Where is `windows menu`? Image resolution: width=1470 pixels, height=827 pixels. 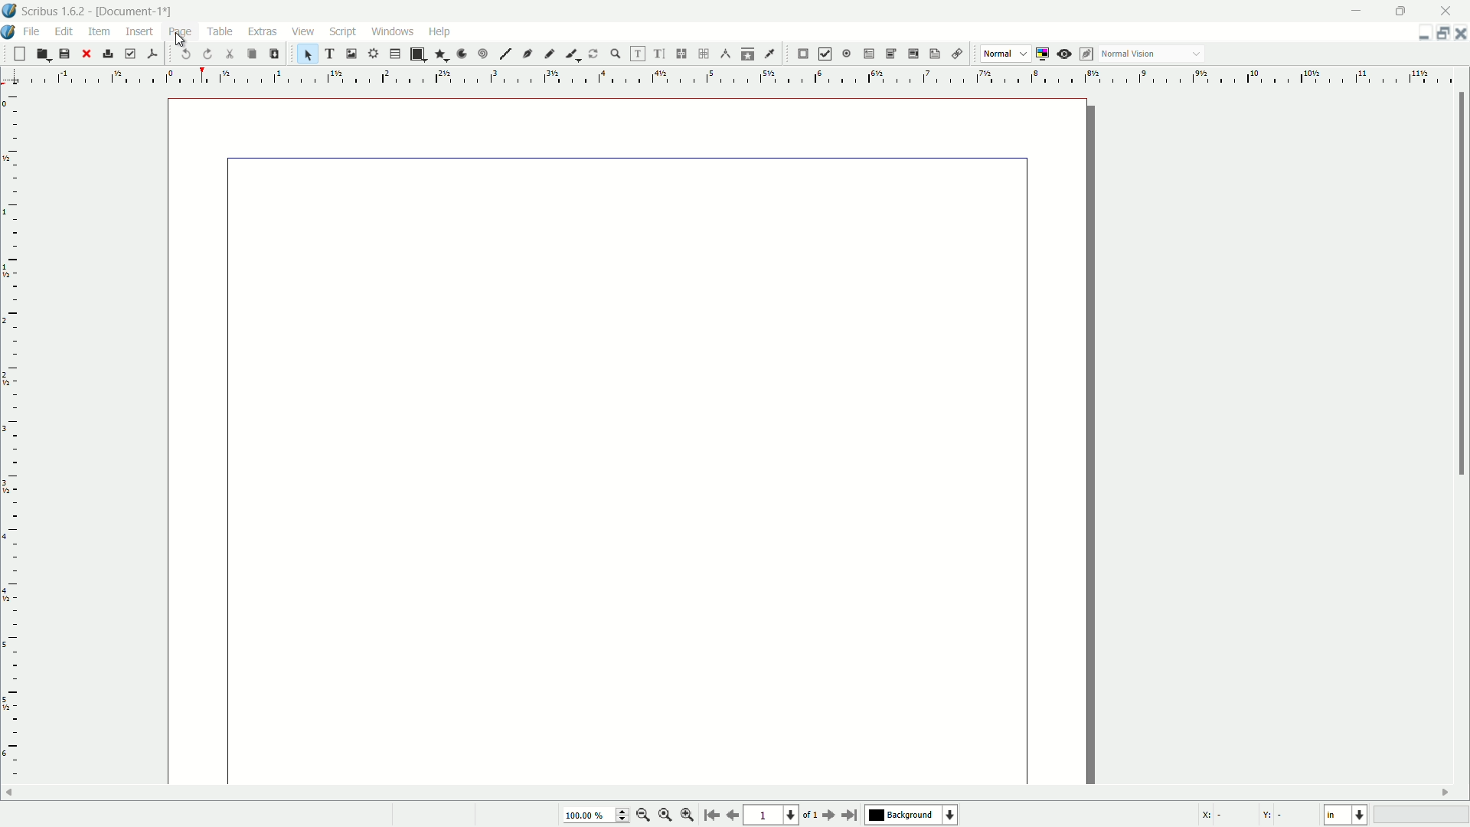 windows menu is located at coordinates (394, 31).